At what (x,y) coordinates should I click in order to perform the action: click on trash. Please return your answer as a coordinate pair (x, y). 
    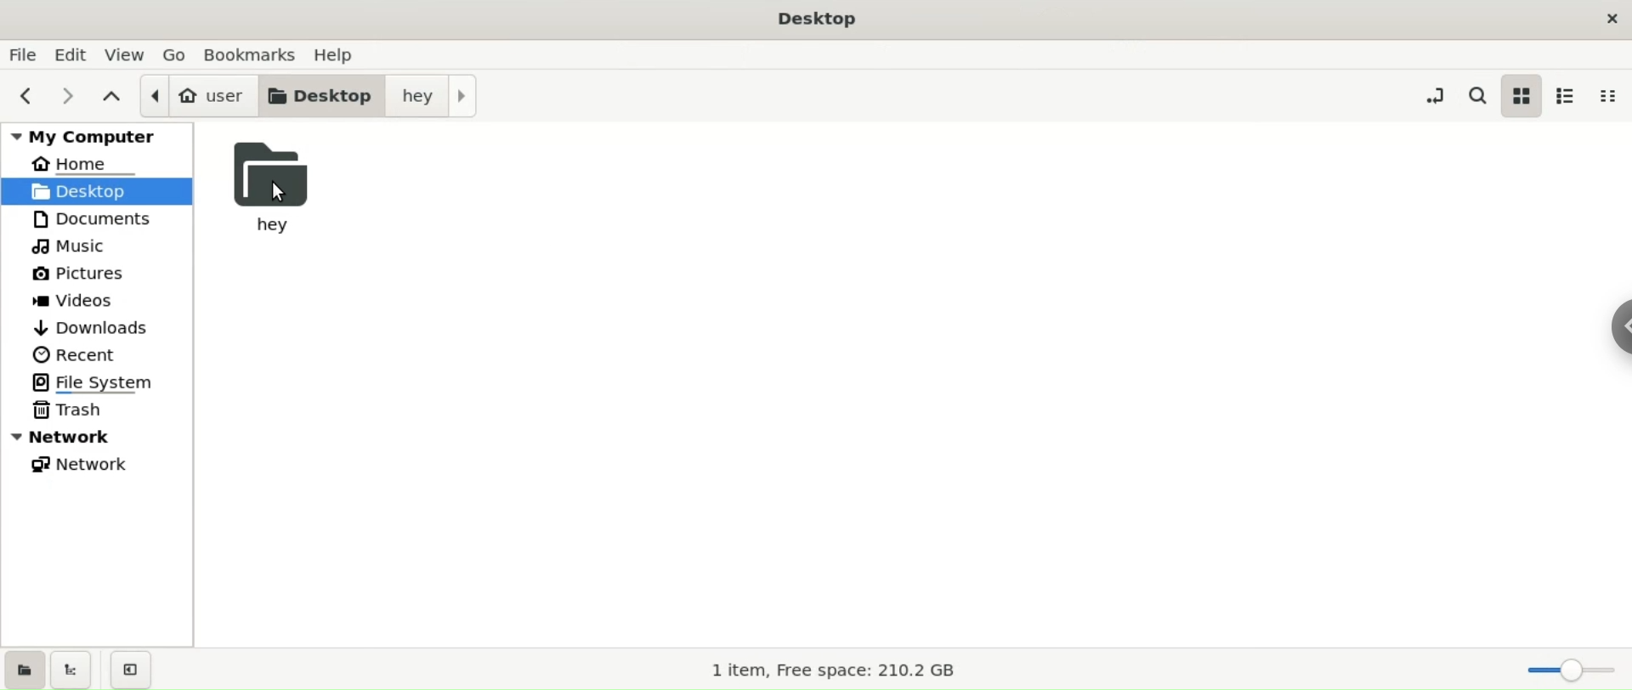
    Looking at the image, I should click on (97, 410).